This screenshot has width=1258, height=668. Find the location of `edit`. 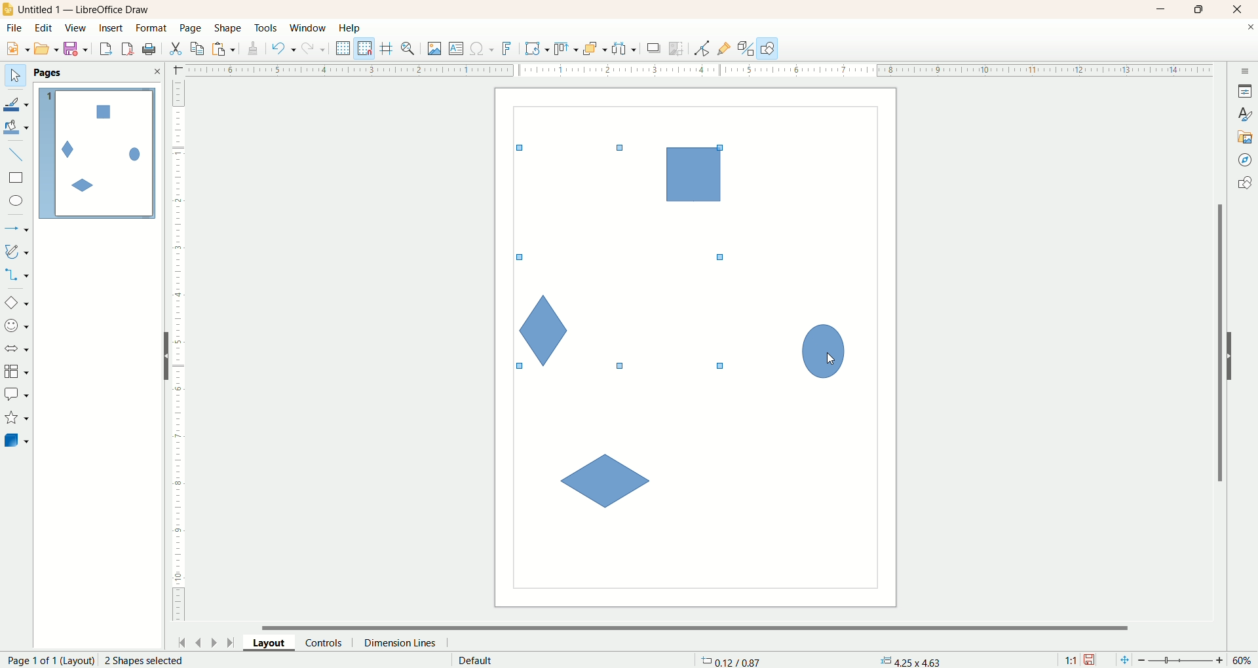

edit is located at coordinates (44, 29).